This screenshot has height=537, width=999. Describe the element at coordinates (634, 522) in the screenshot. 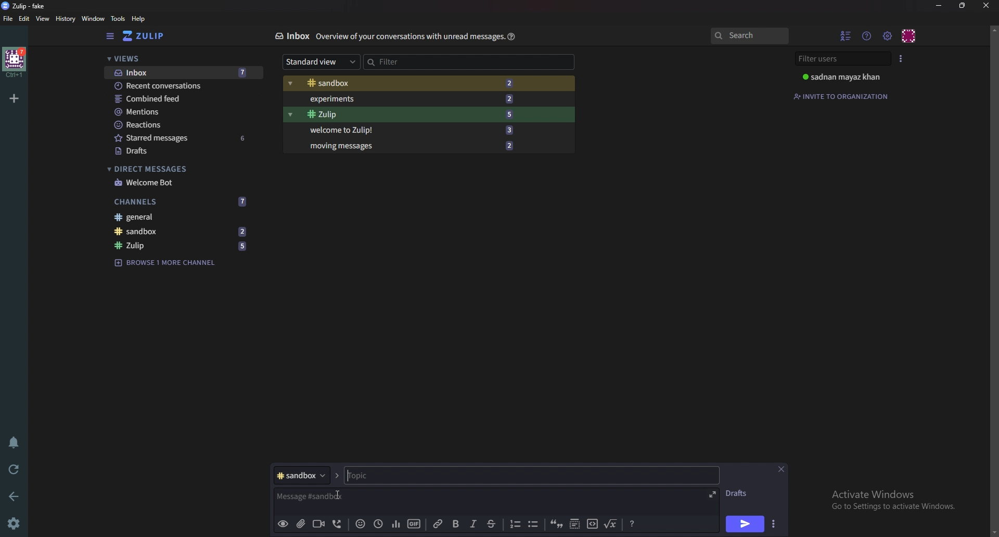

I see `Message formatting` at that location.